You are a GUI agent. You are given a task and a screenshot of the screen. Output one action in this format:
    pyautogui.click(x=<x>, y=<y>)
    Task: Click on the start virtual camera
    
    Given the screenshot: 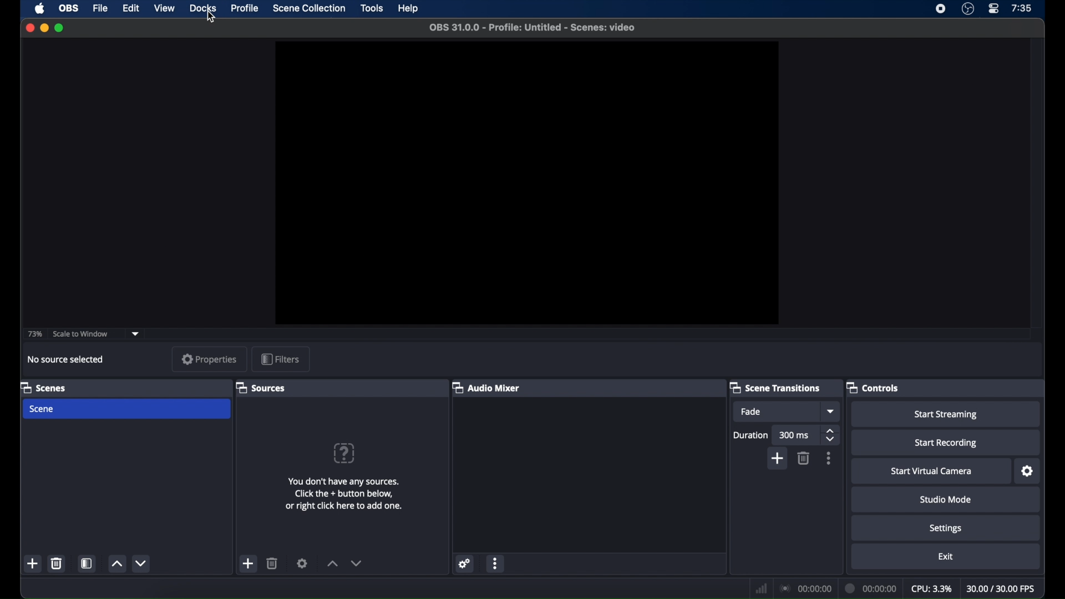 What is the action you would take?
    pyautogui.click(x=932, y=471)
    